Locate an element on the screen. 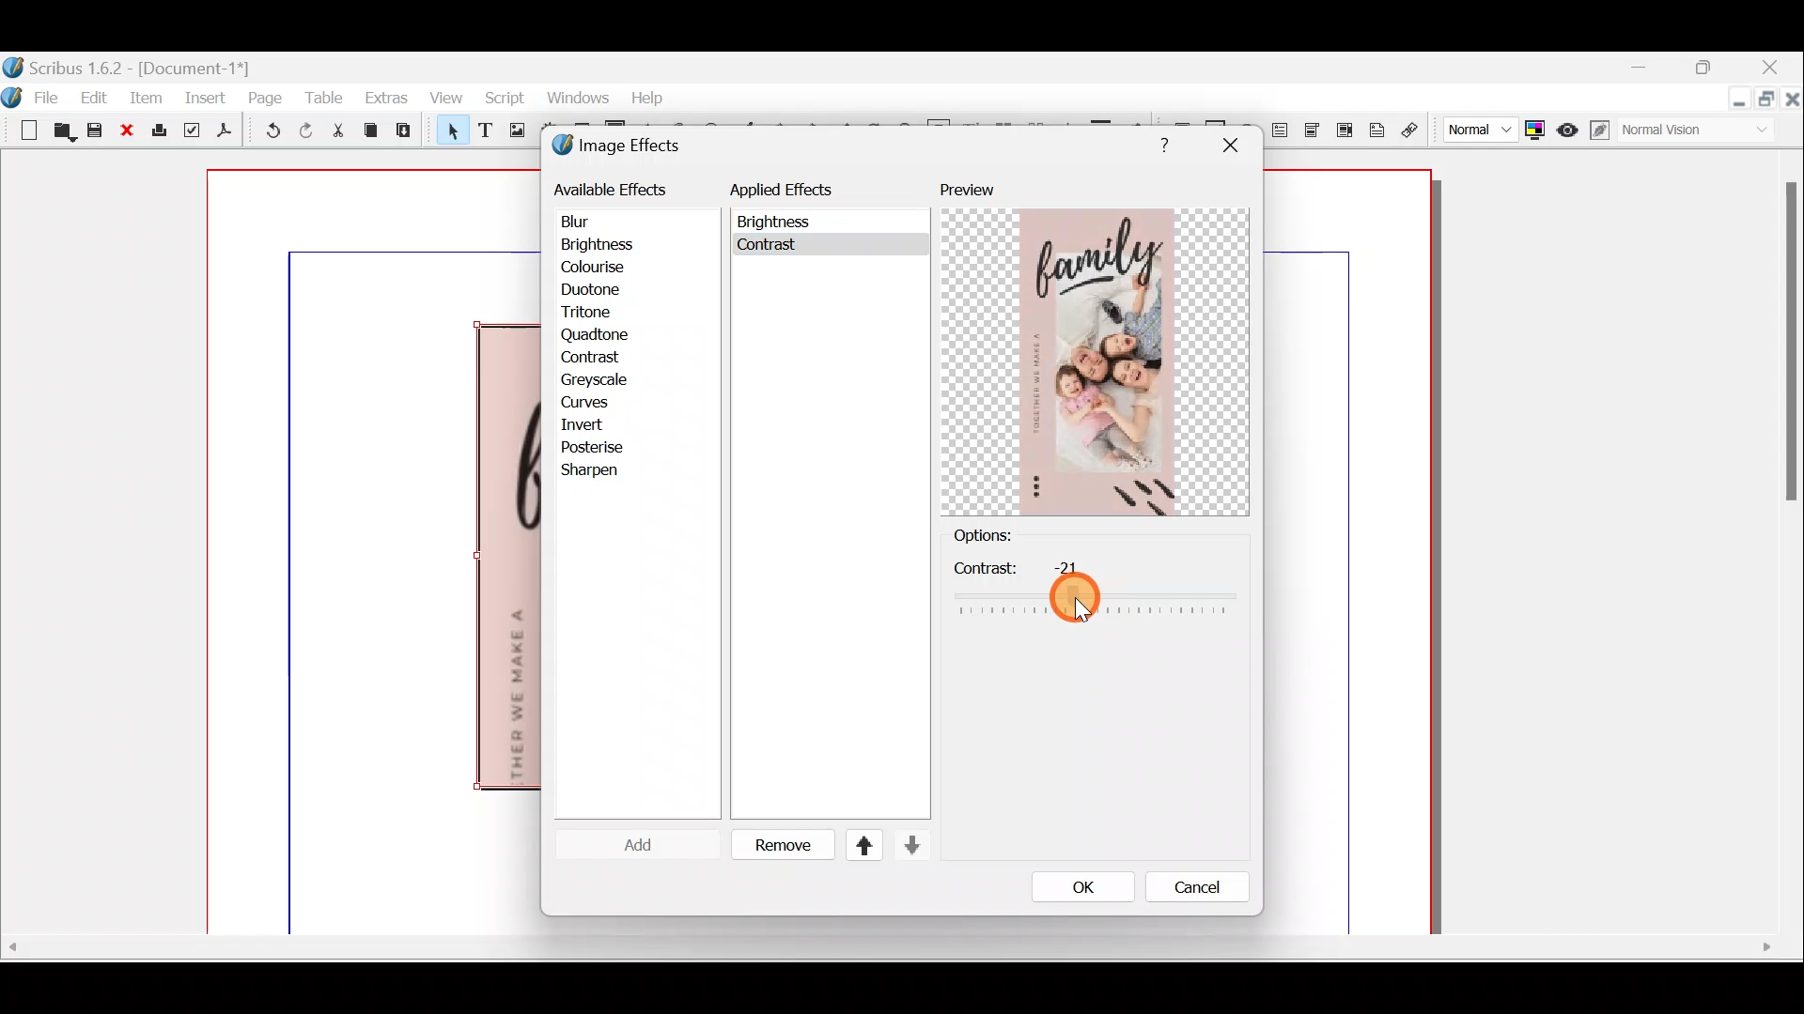 The height and width of the screenshot is (1014, 1804). Duotone is located at coordinates (595, 291).